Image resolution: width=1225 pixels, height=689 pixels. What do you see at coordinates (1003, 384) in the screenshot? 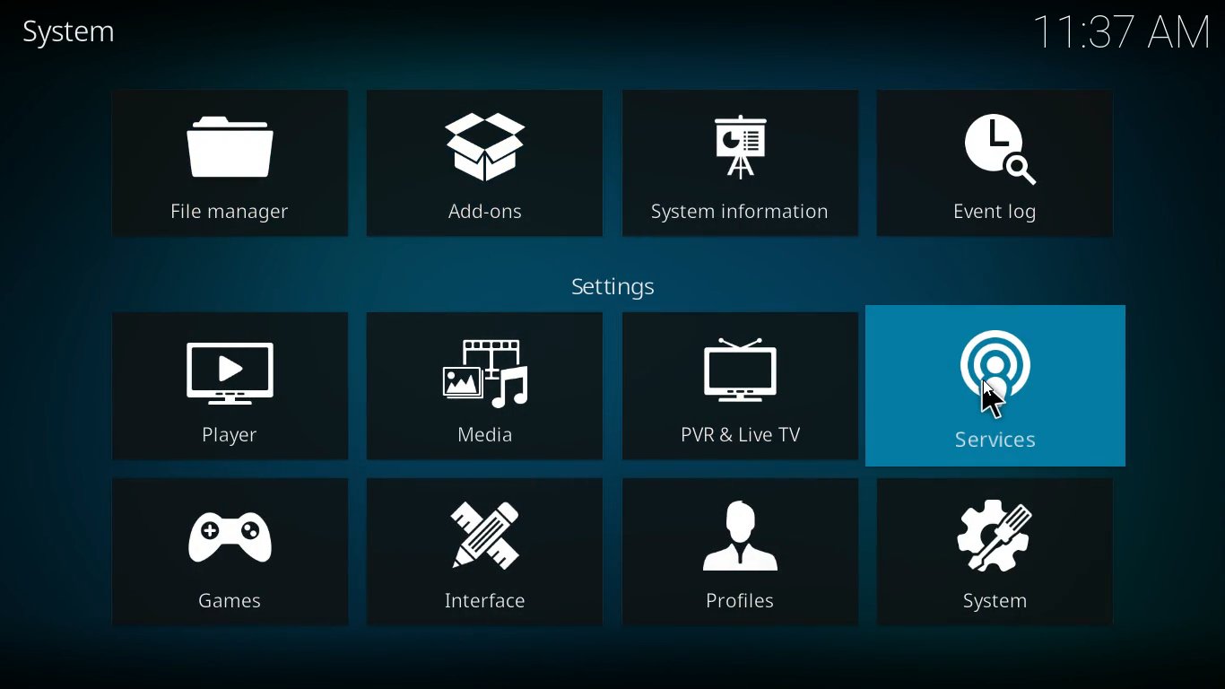
I see `services` at bounding box center [1003, 384].